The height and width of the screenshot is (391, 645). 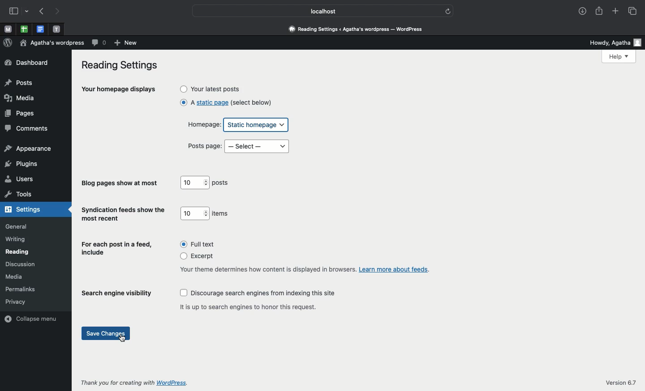 I want to click on Wordpress, so click(x=8, y=42).